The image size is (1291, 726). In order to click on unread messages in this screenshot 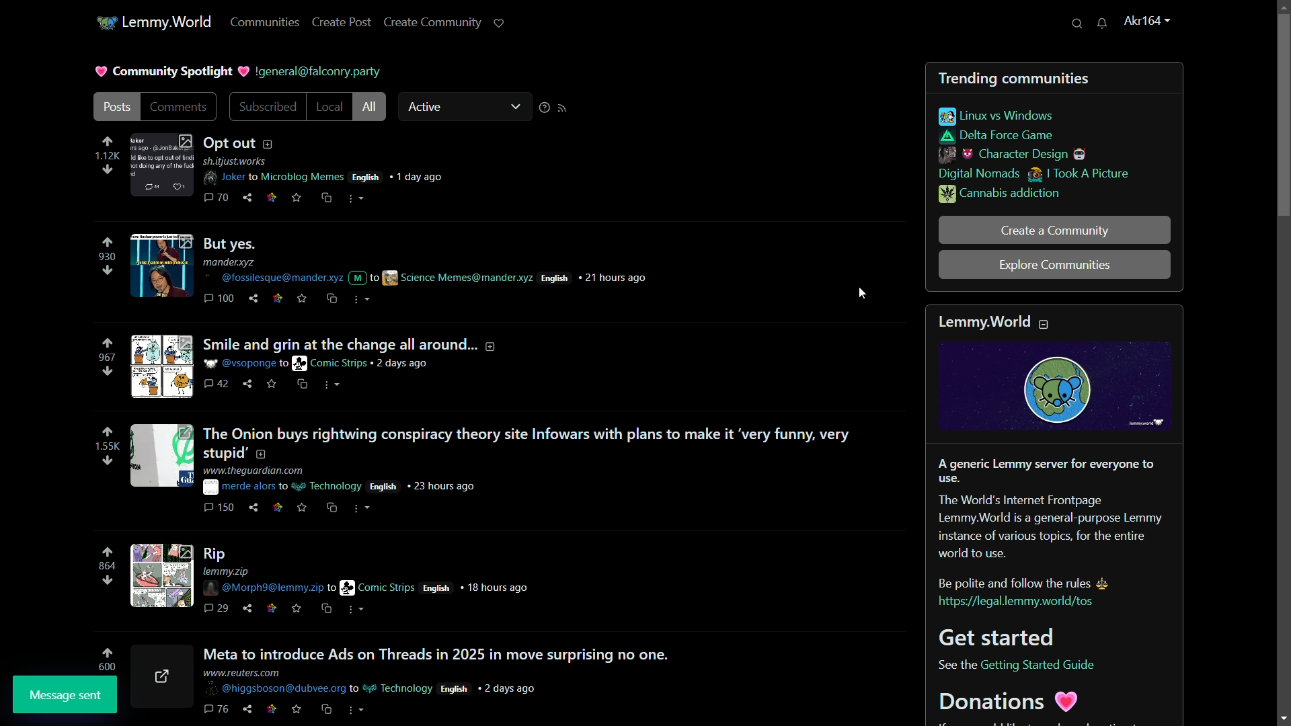, I will do `click(1103, 22)`.